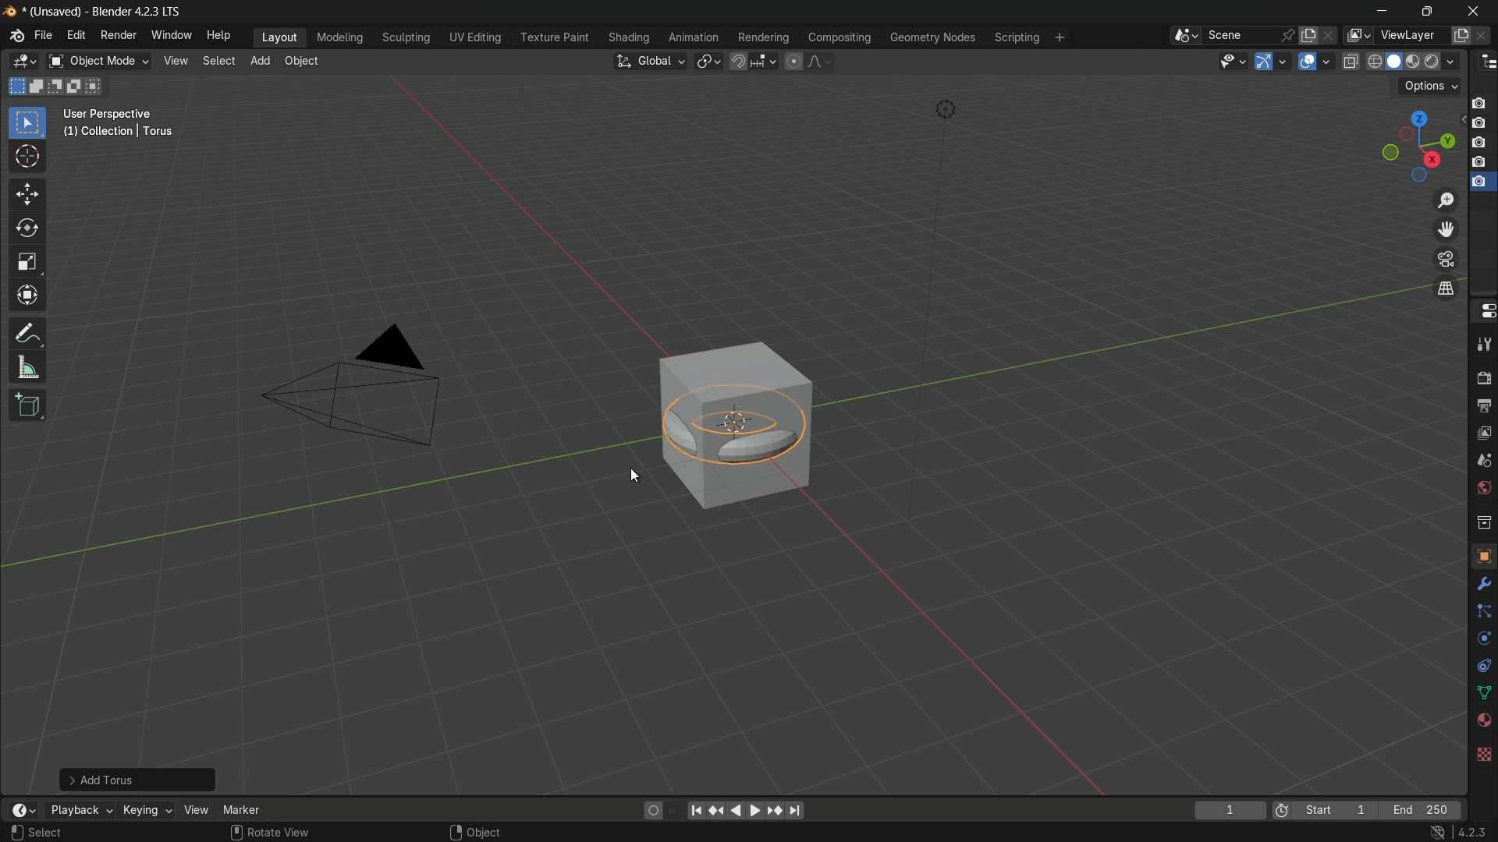 This screenshot has width=1498, height=842. I want to click on marker, so click(242, 809).